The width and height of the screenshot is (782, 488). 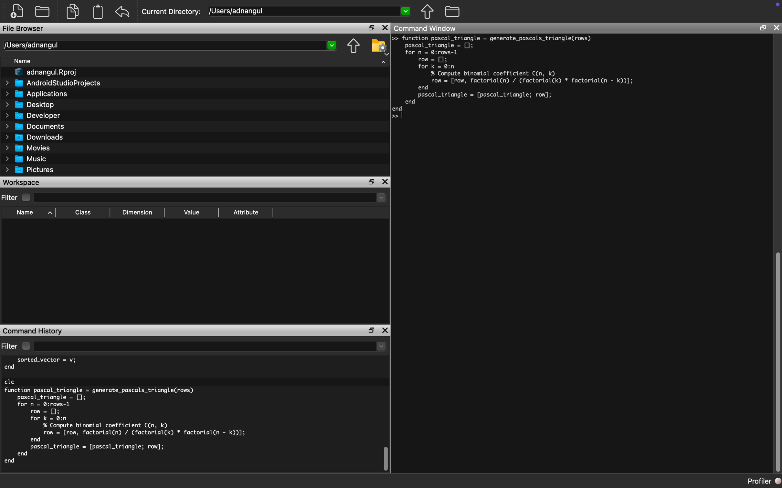 I want to click on Restore Down, so click(x=371, y=331).